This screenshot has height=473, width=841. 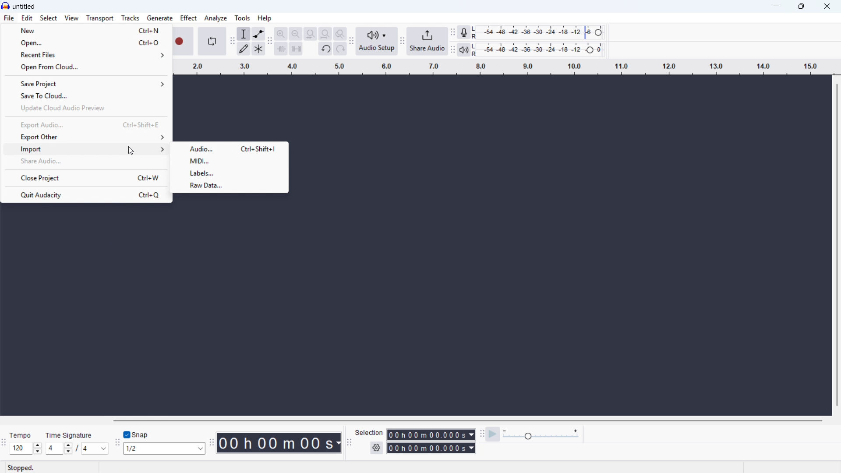 What do you see at coordinates (230, 185) in the screenshot?
I see `Raw data ` at bounding box center [230, 185].